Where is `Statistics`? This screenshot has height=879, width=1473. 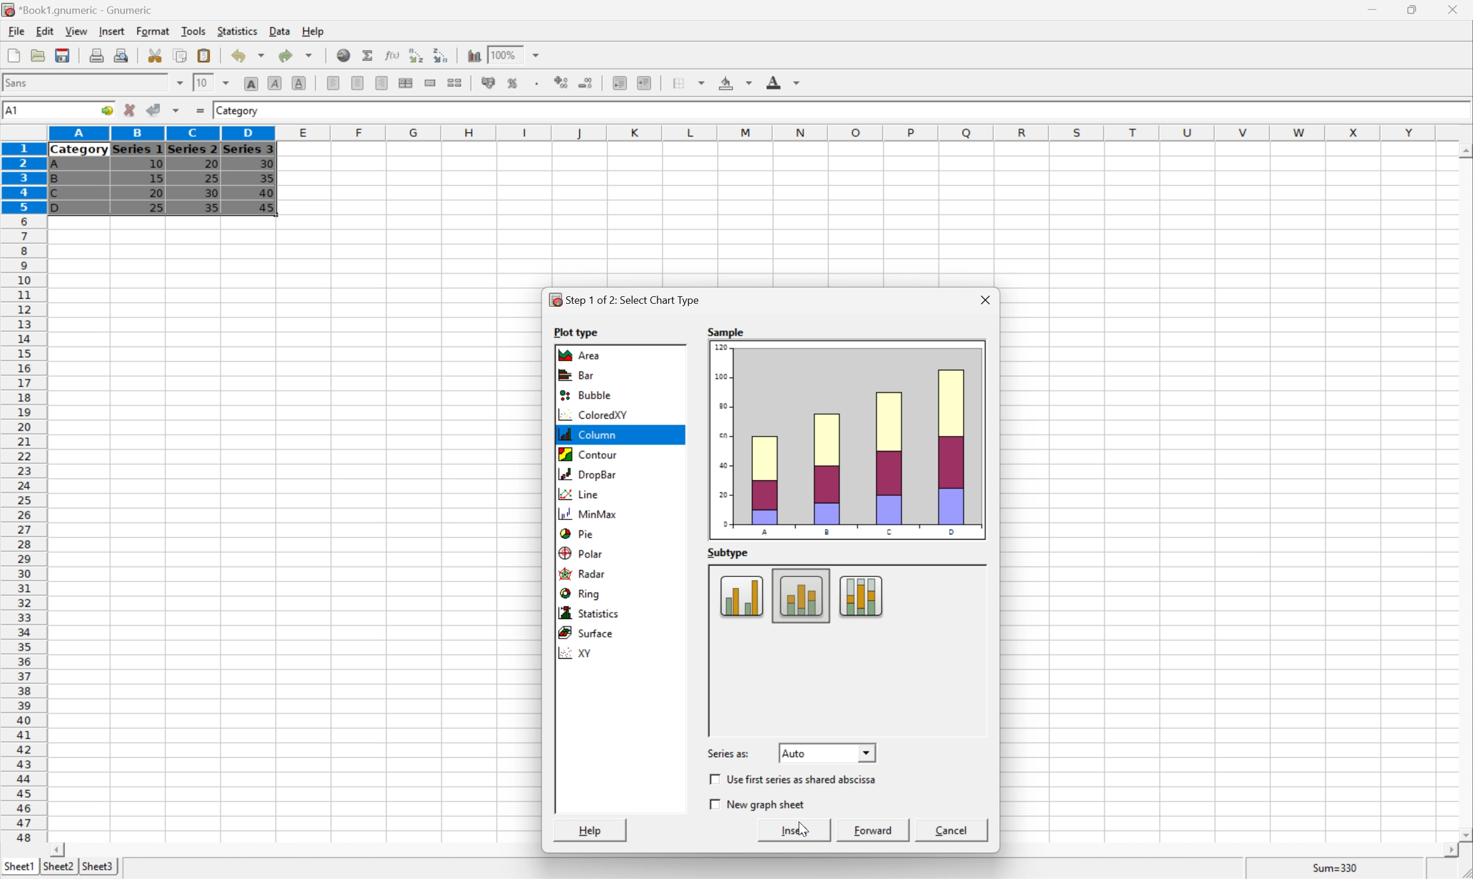
Statistics is located at coordinates (591, 614).